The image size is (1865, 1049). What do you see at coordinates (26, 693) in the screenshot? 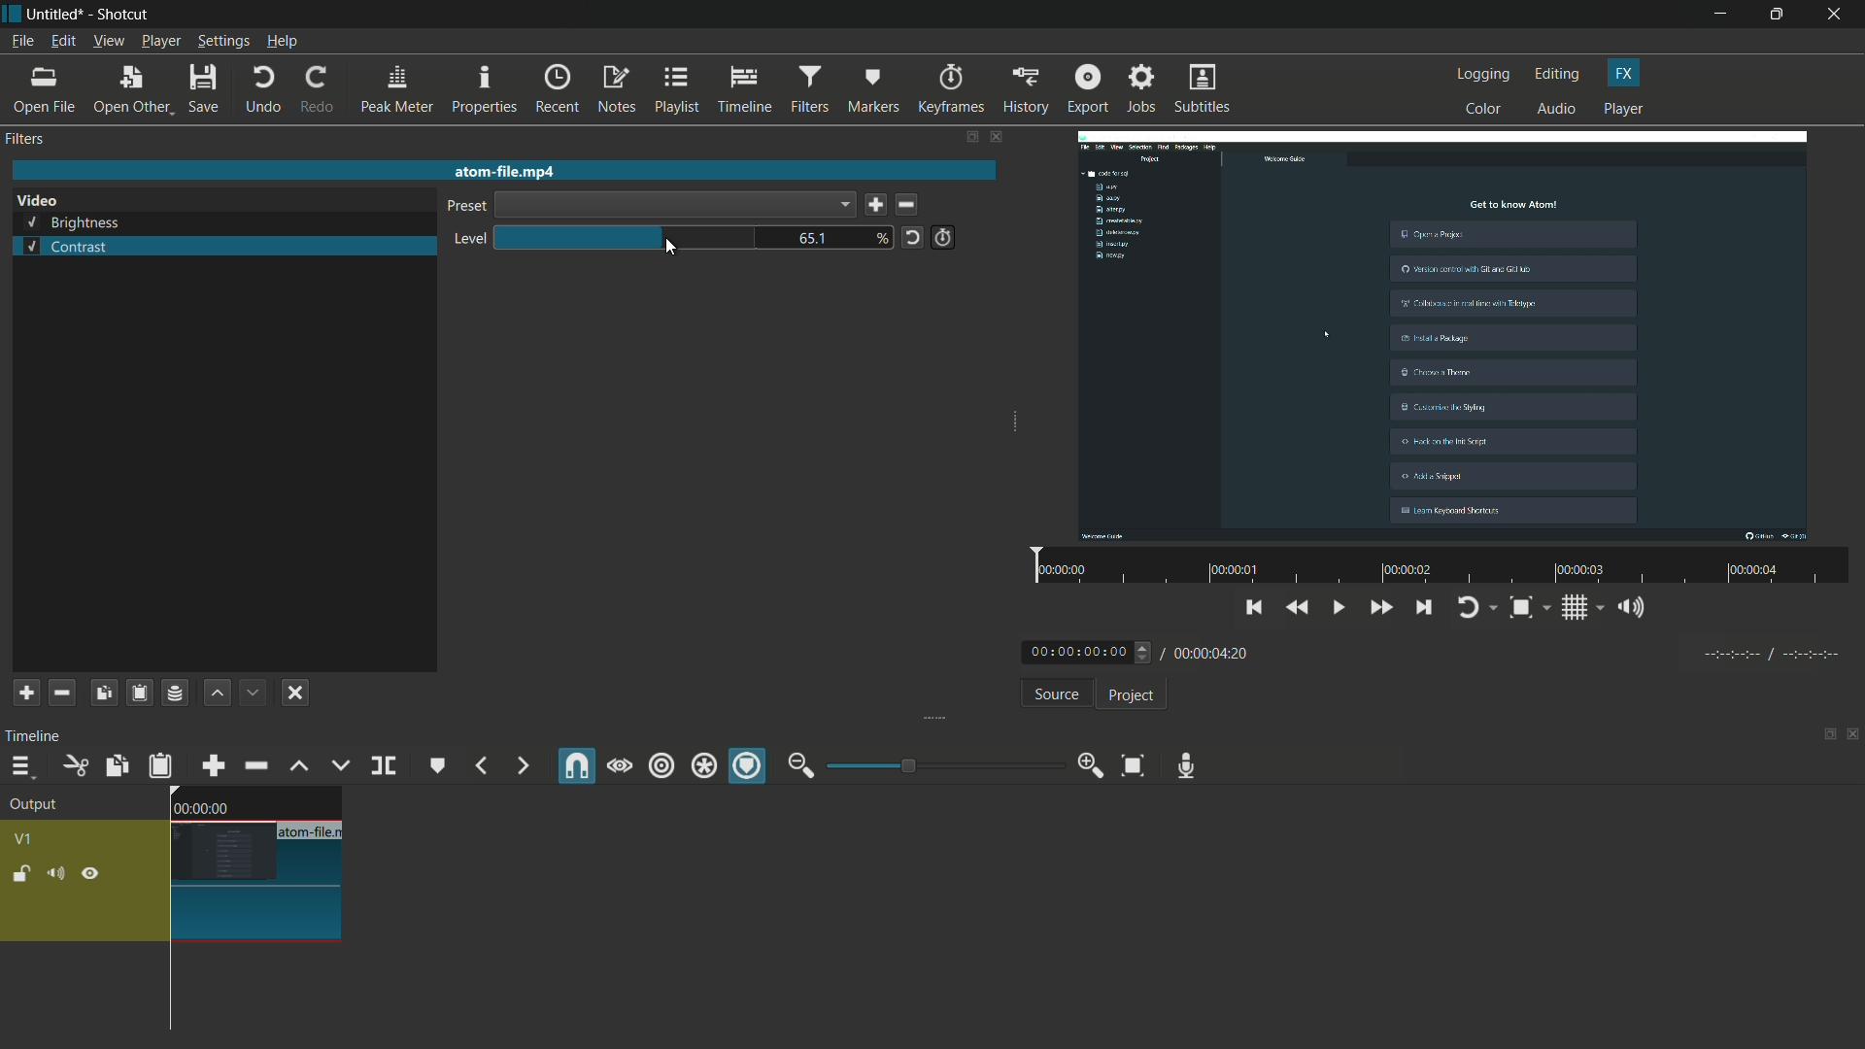
I see `add filter` at bounding box center [26, 693].